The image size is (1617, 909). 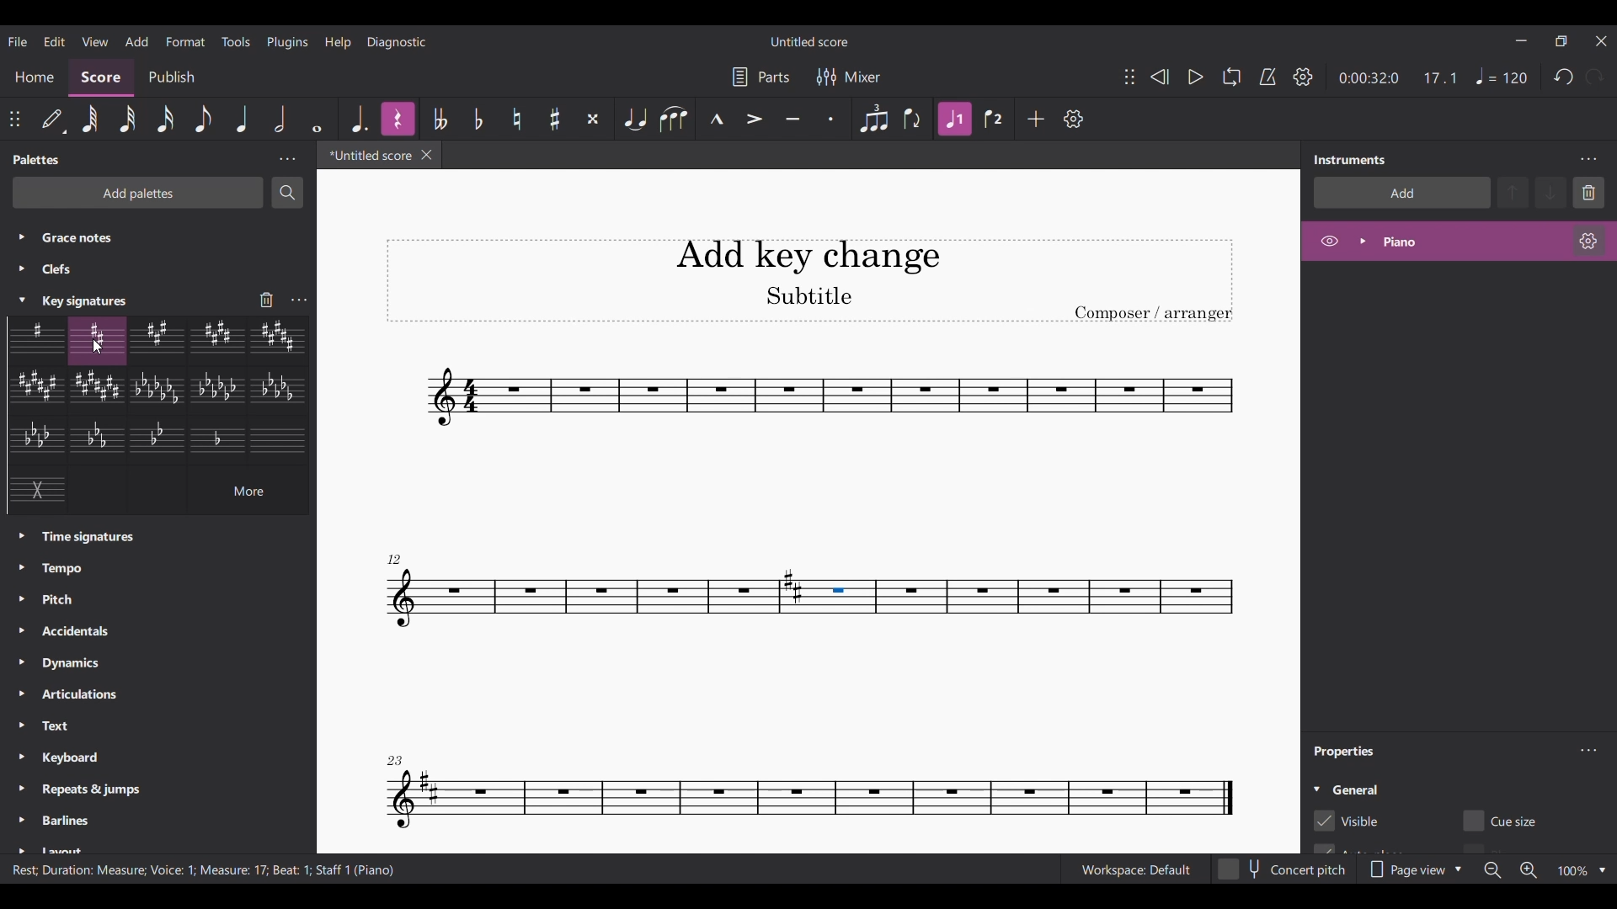 What do you see at coordinates (429, 788) in the screenshot?
I see `Add to due addition of key signature` at bounding box center [429, 788].